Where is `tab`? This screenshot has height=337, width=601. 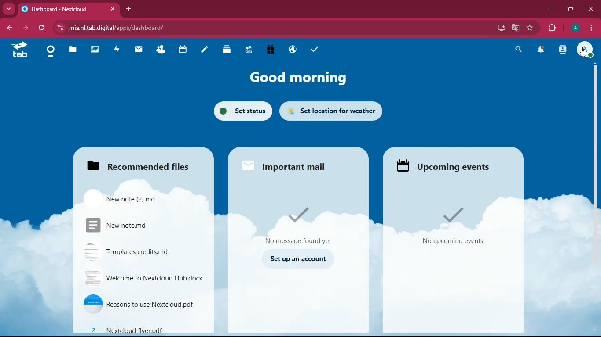 tab is located at coordinates (18, 52).